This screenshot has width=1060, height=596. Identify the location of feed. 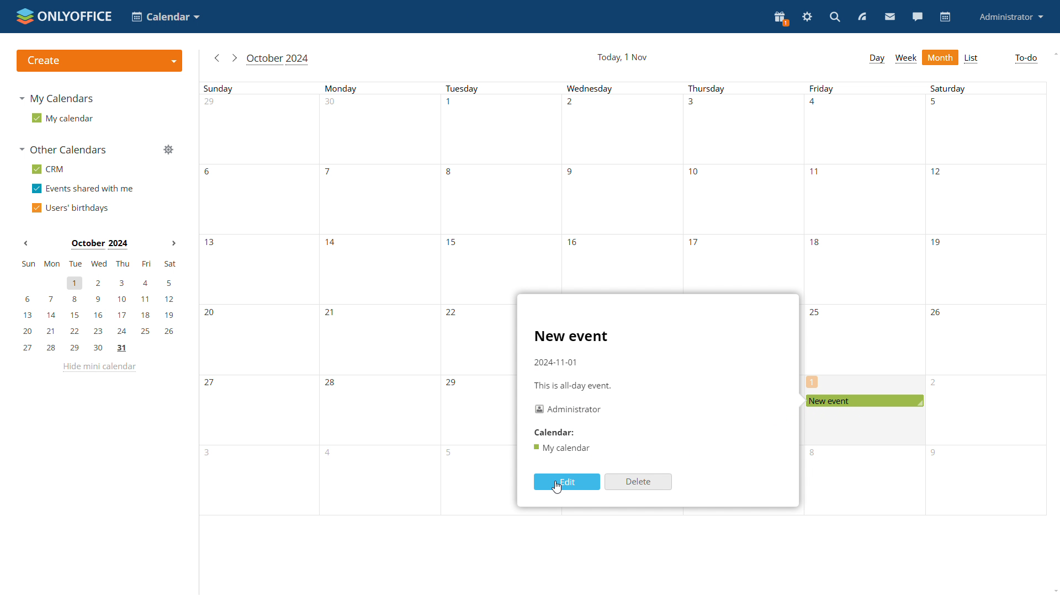
(862, 17).